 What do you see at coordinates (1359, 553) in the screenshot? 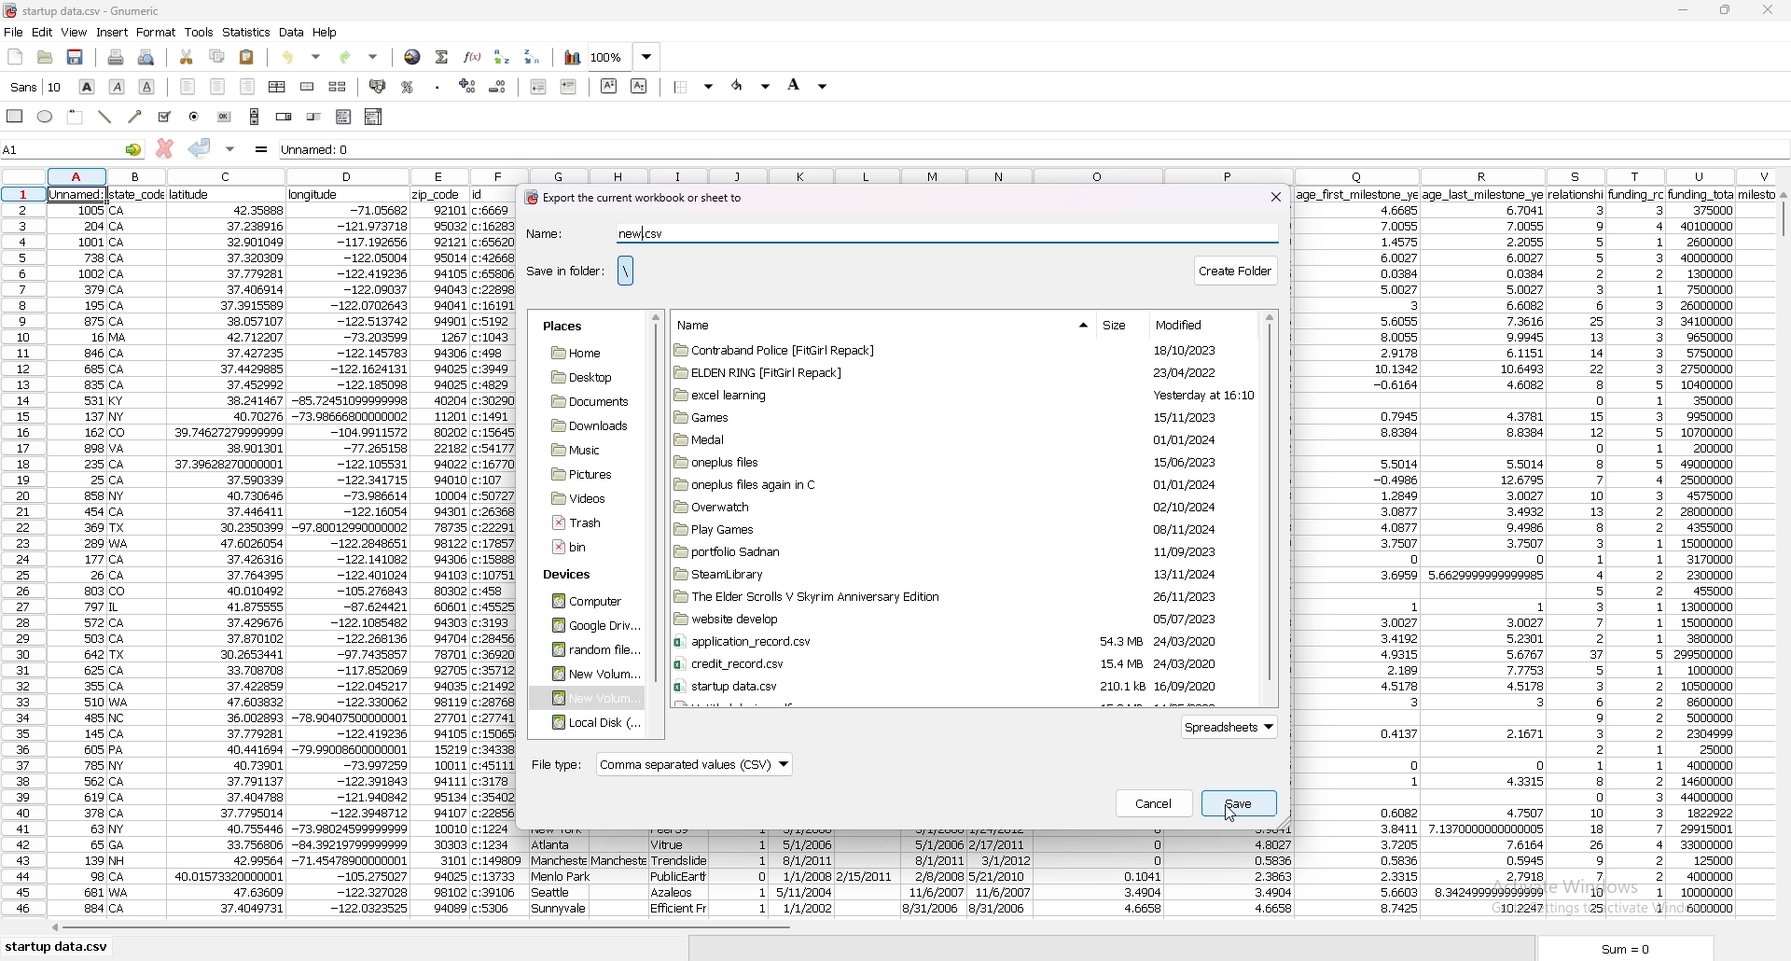
I see `daat` at bounding box center [1359, 553].